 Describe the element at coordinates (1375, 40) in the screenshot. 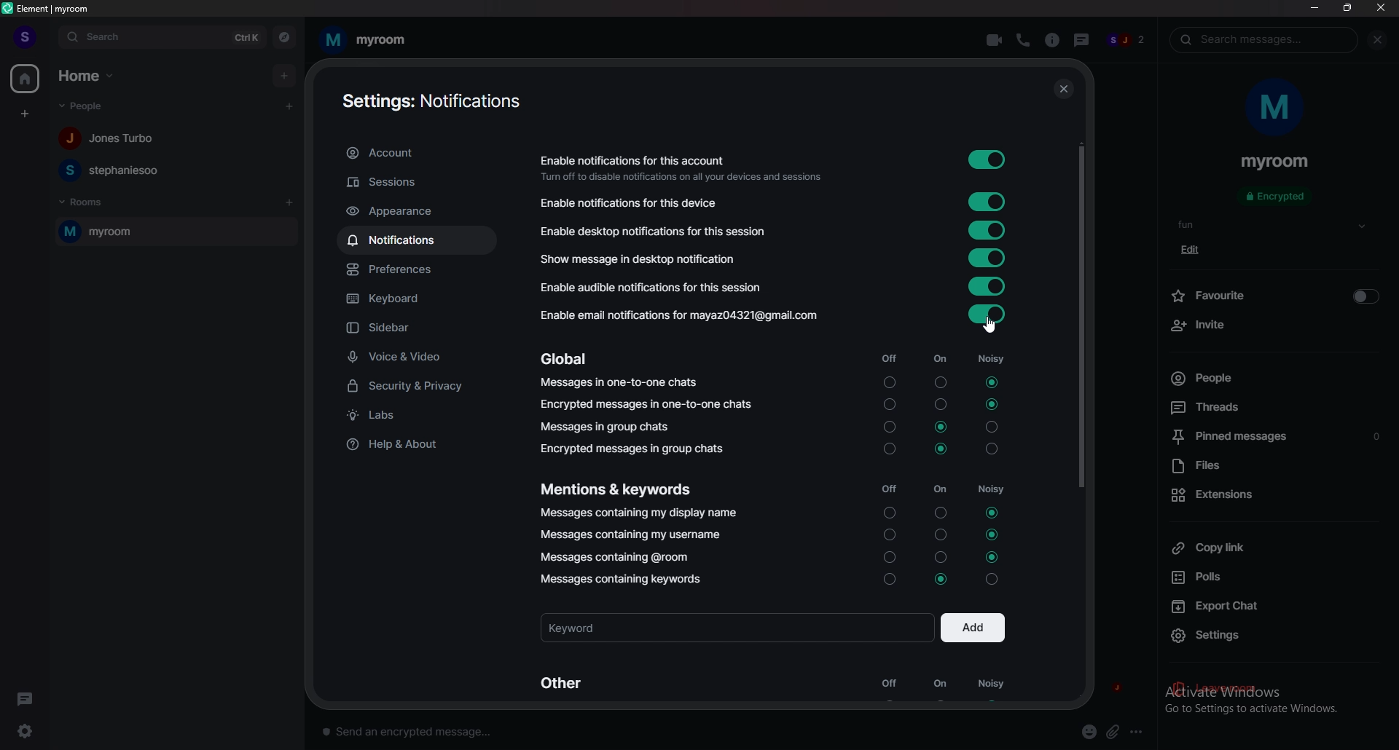

I see `close info` at that location.